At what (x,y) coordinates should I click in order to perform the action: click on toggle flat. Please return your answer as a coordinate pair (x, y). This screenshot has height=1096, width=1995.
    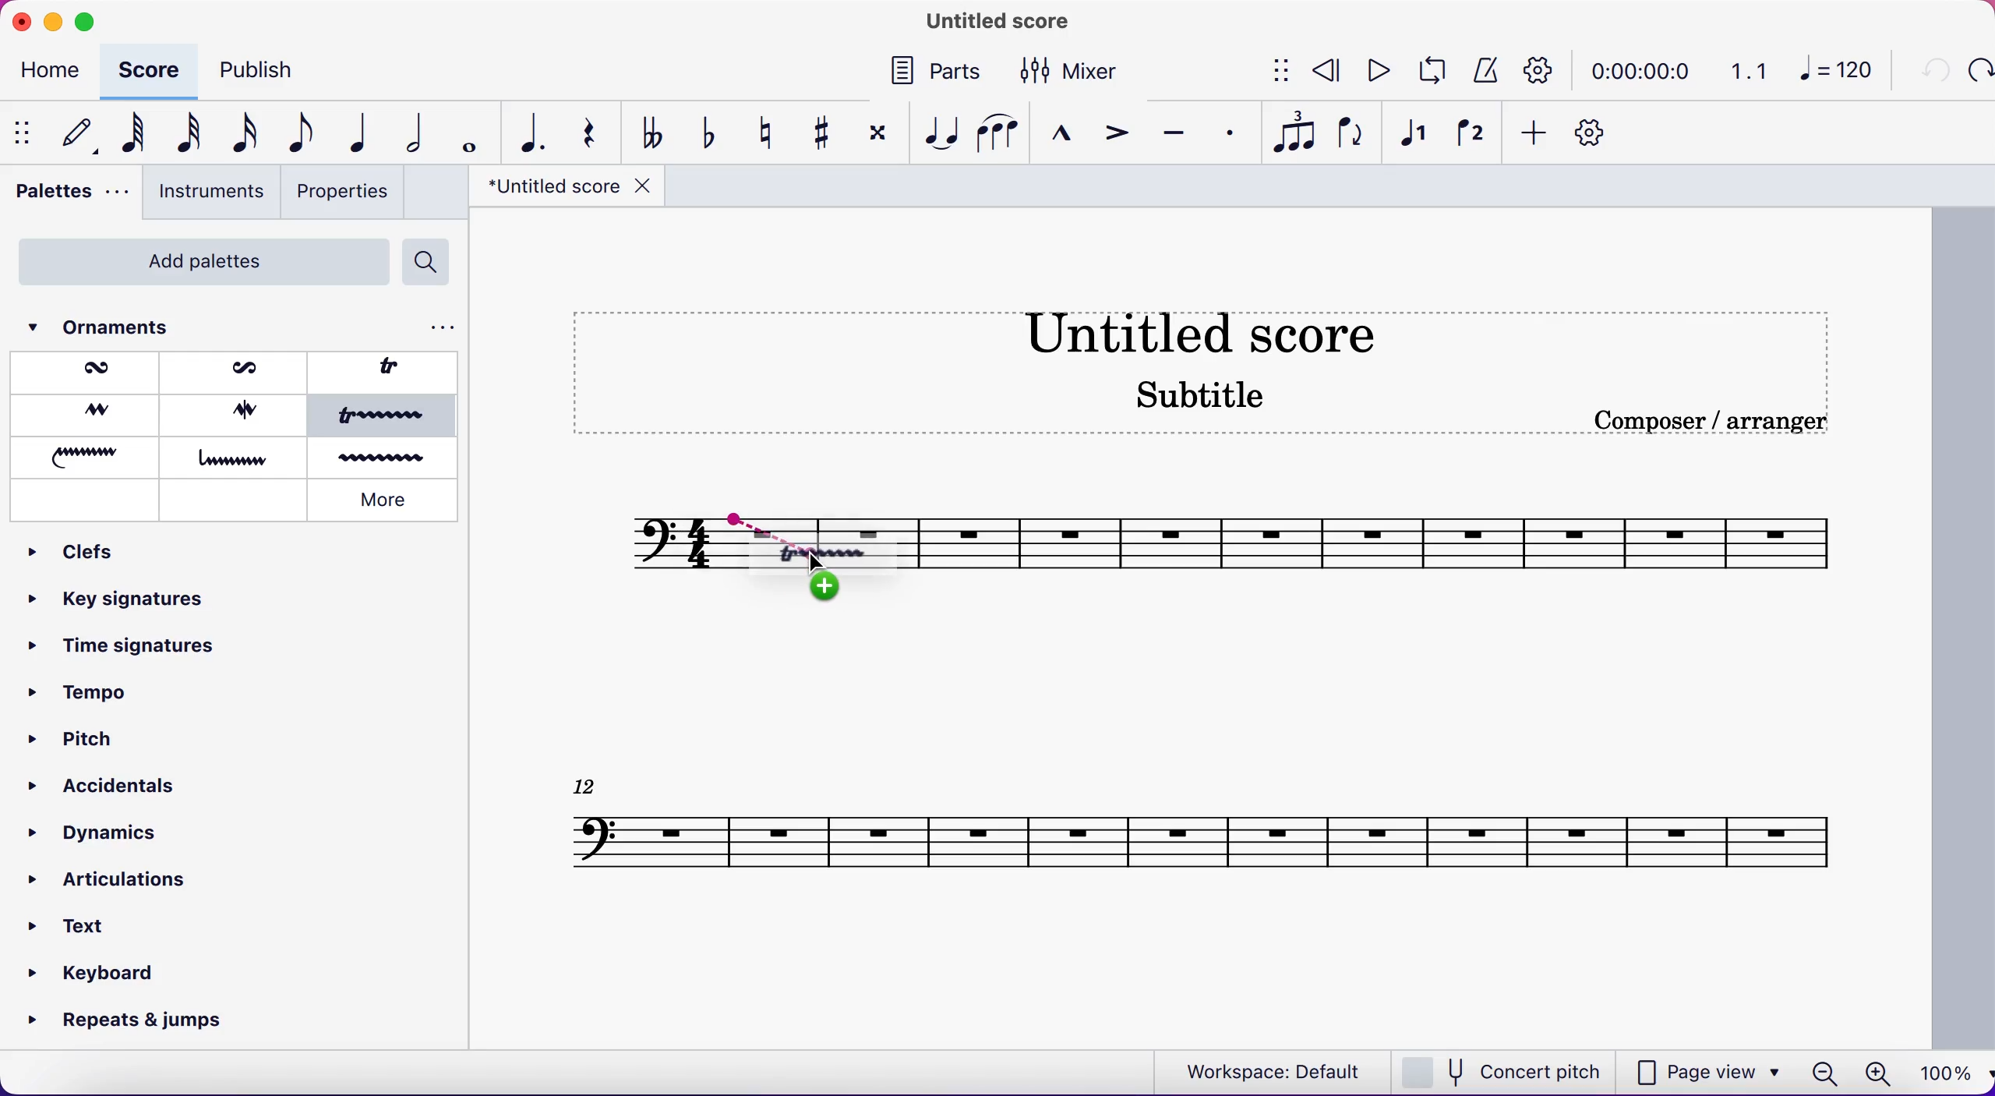
    Looking at the image, I should click on (706, 134).